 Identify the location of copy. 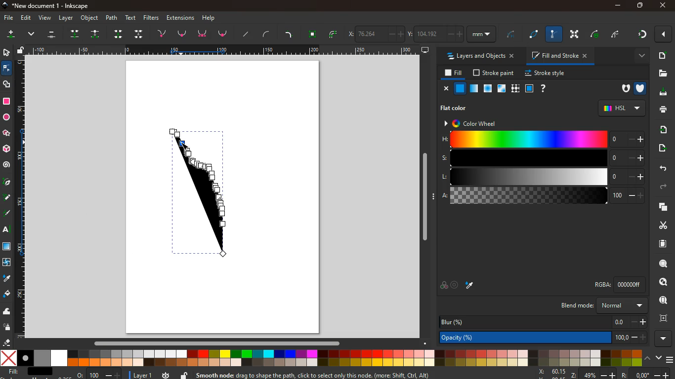
(661, 207).